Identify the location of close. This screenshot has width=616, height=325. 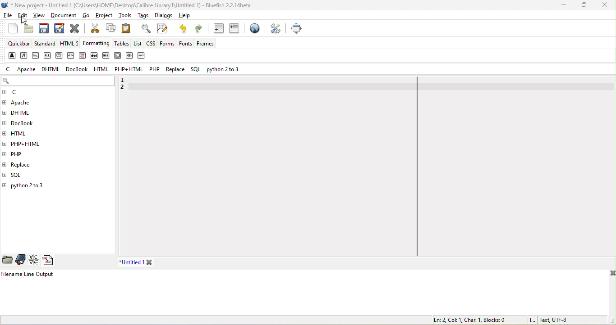
(605, 5).